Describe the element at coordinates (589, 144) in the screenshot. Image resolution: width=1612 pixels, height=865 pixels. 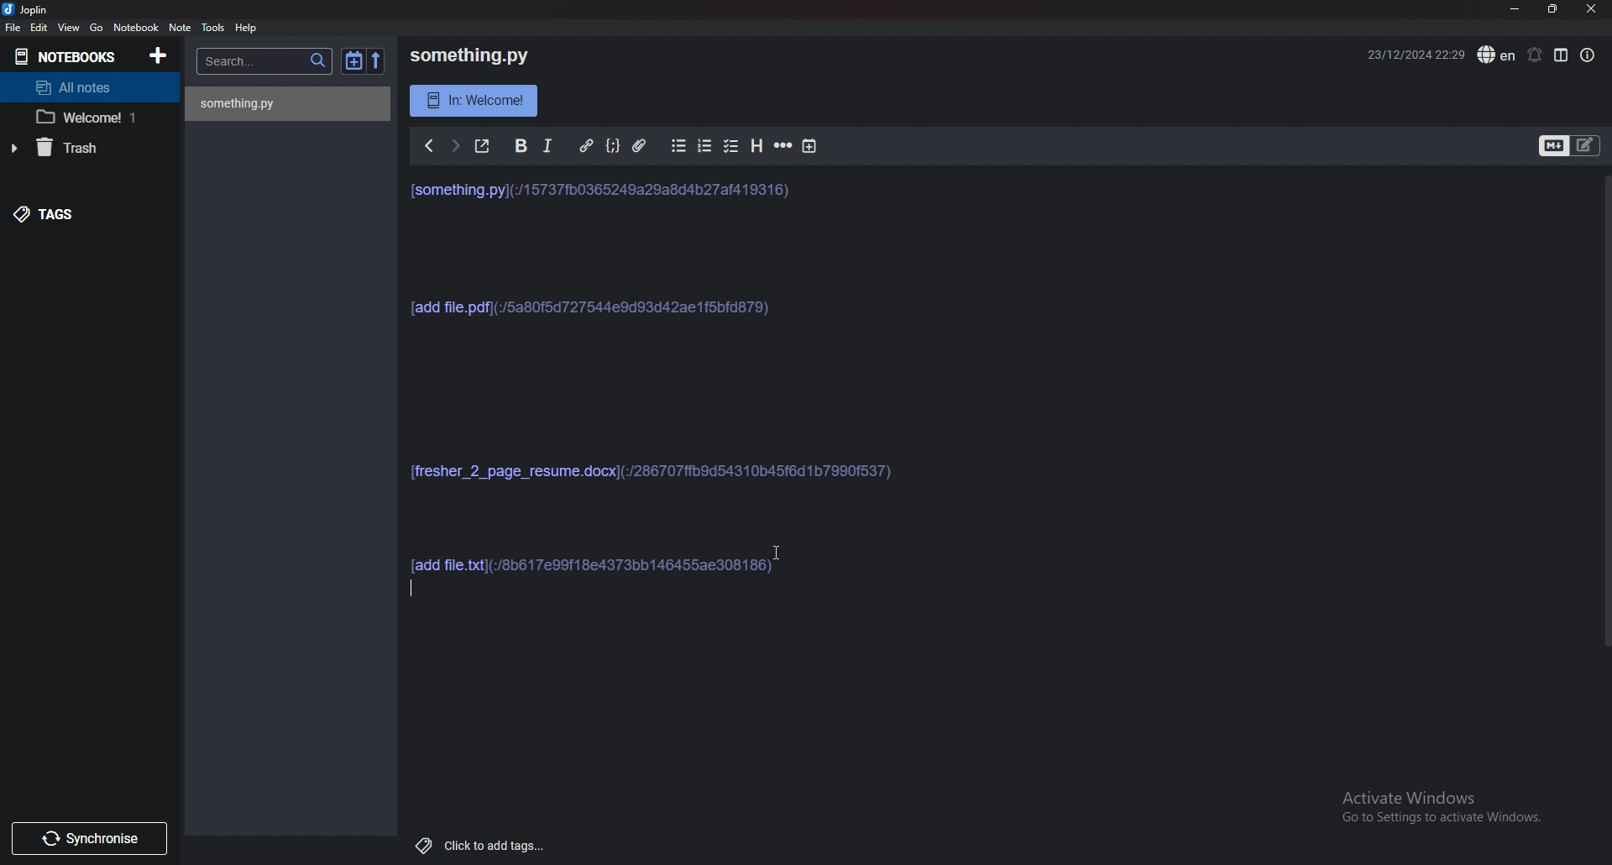
I see `Hyperlink` at that location.